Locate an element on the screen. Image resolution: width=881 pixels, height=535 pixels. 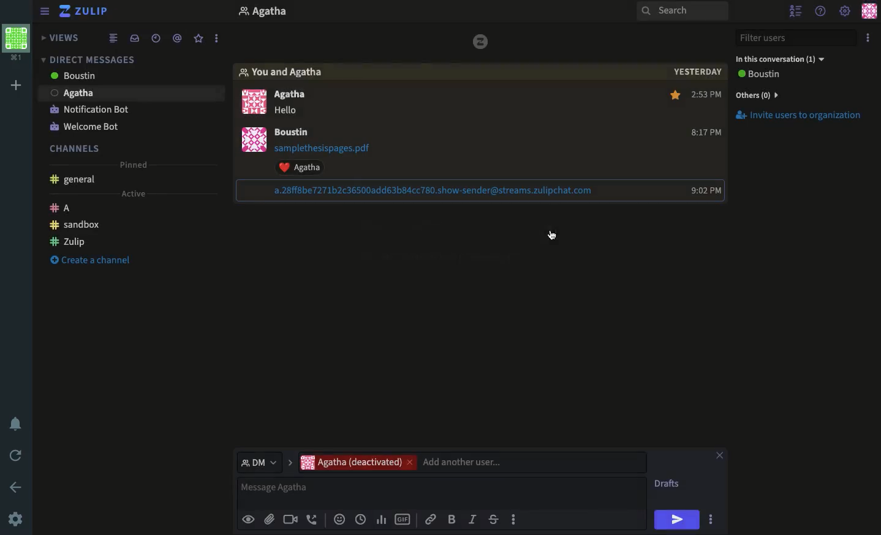
Options is located at coordinates (868, 37).